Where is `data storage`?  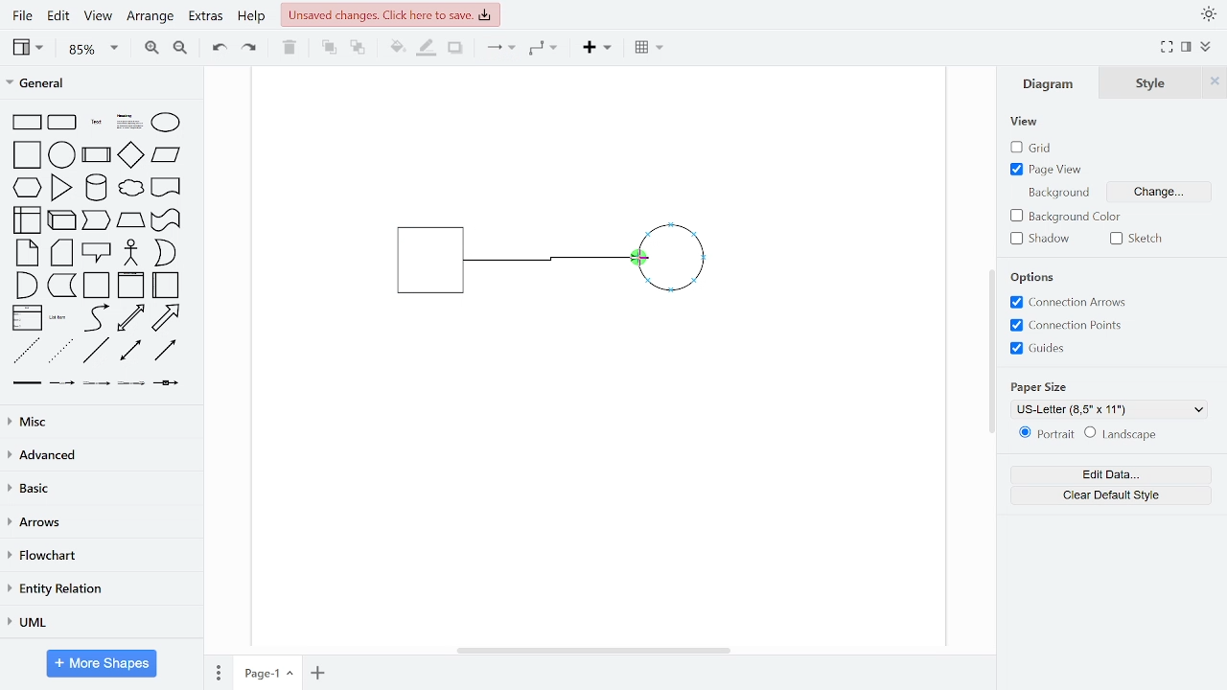
data storage is located at coordinates (62, 285).